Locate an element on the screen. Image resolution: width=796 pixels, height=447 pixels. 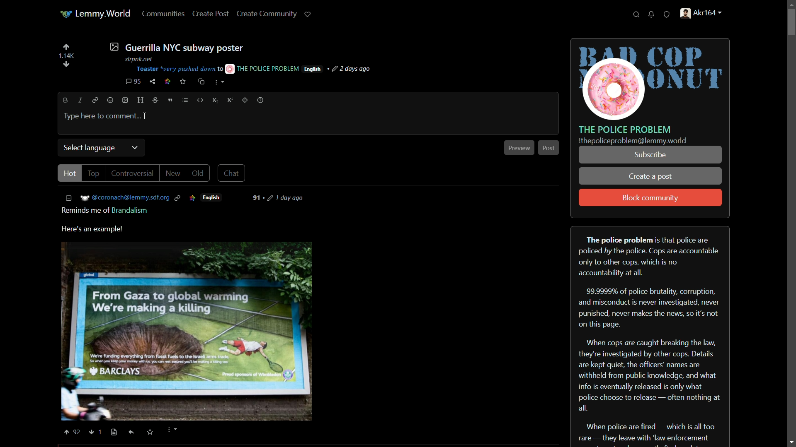
bold is located at coordinates (66, 100).